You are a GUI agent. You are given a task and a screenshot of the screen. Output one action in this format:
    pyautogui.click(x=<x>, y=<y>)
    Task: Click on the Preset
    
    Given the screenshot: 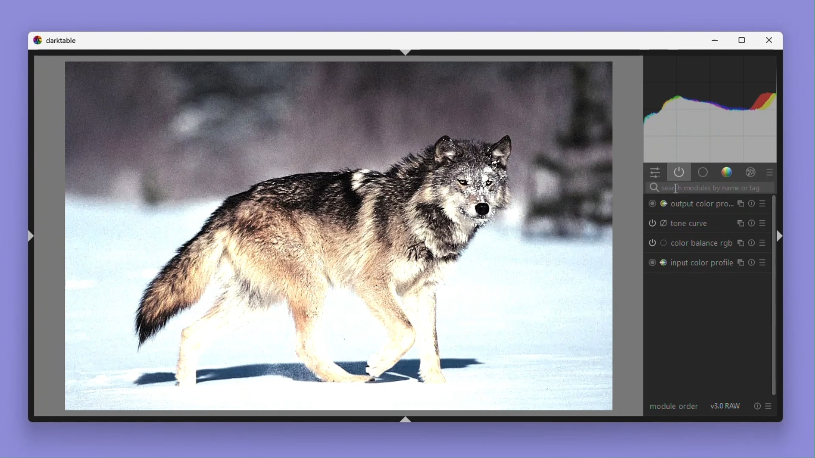 What is the action you would take?
    pyautogui.click(x=763, y=223)
    